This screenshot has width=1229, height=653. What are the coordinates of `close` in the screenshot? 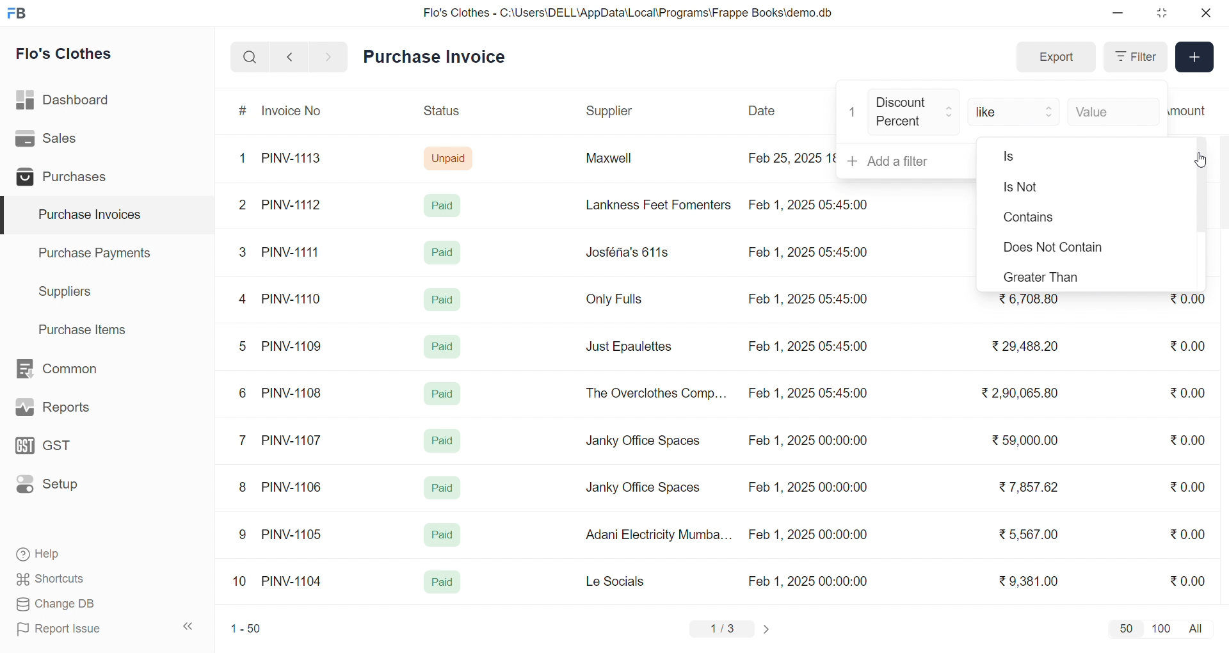 It's located at (1205, 13).